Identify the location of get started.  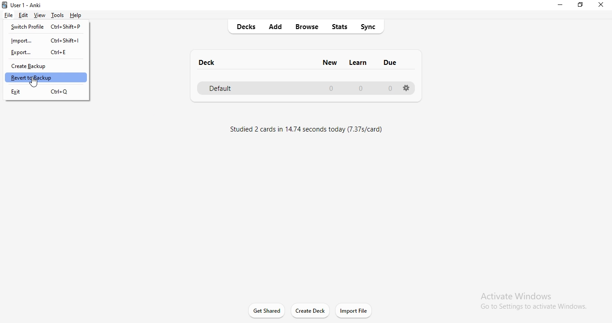
(266, 310).